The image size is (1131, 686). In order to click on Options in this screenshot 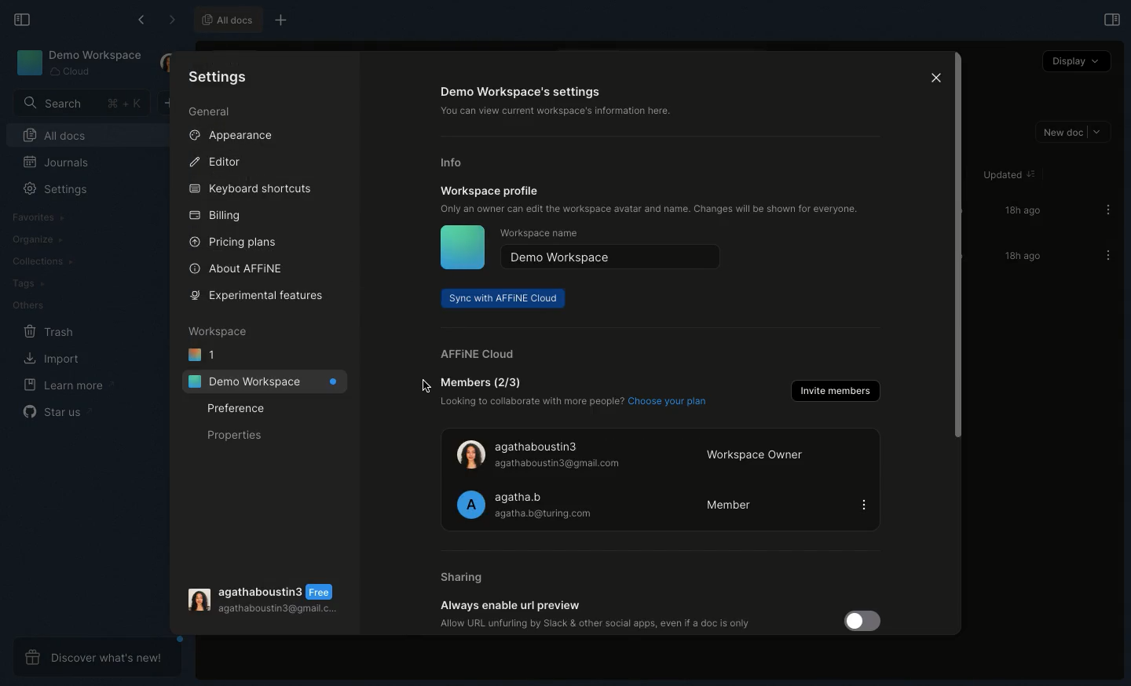, I will do `click(1103, 255)`.